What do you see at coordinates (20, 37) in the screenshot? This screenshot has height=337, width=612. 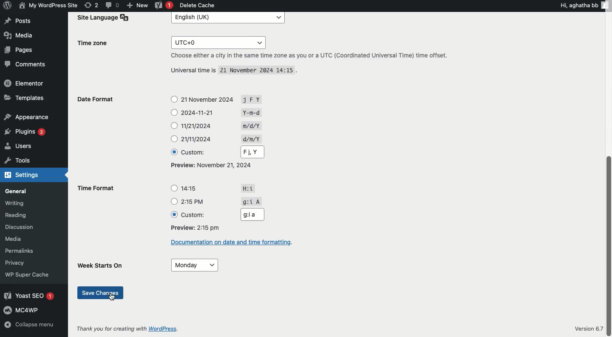 I see `Media` at bounding box center [20, 37].